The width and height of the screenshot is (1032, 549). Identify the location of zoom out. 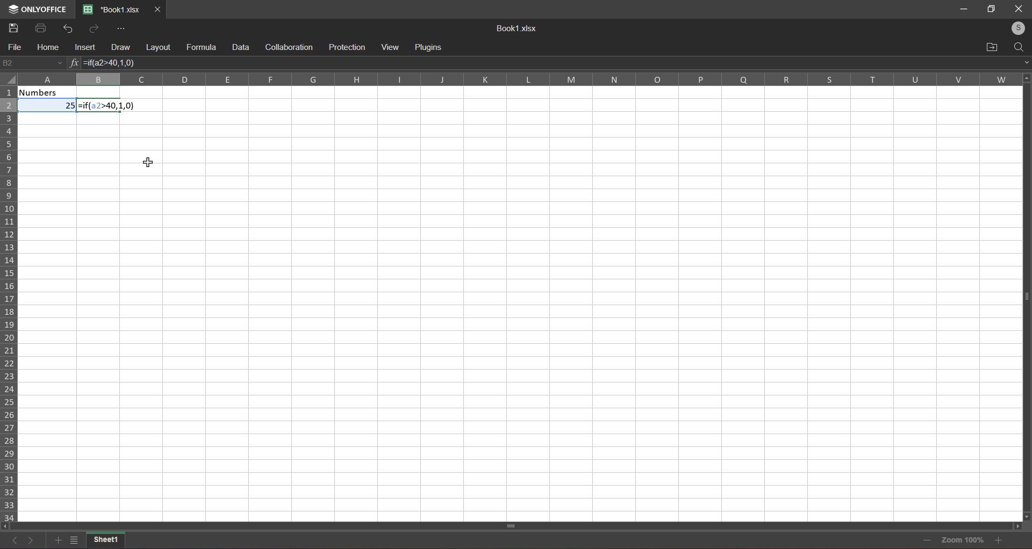
(926, 539).